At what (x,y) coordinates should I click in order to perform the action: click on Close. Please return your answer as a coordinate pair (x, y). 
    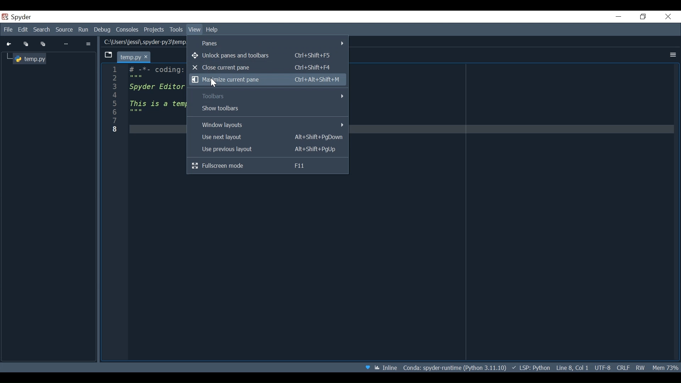
    Looking at the image, I should click on (669, 17).